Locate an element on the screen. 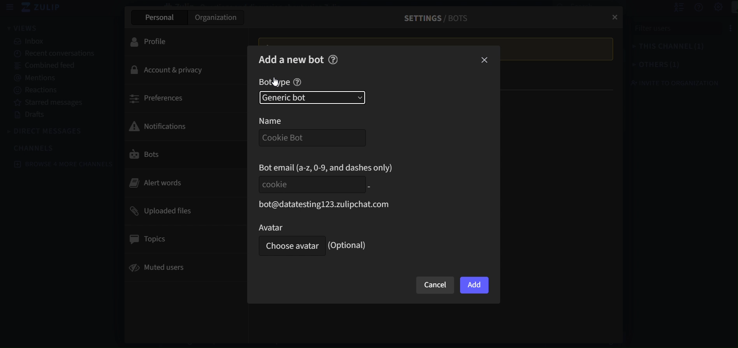  topics is located at coordinates (179, 239).